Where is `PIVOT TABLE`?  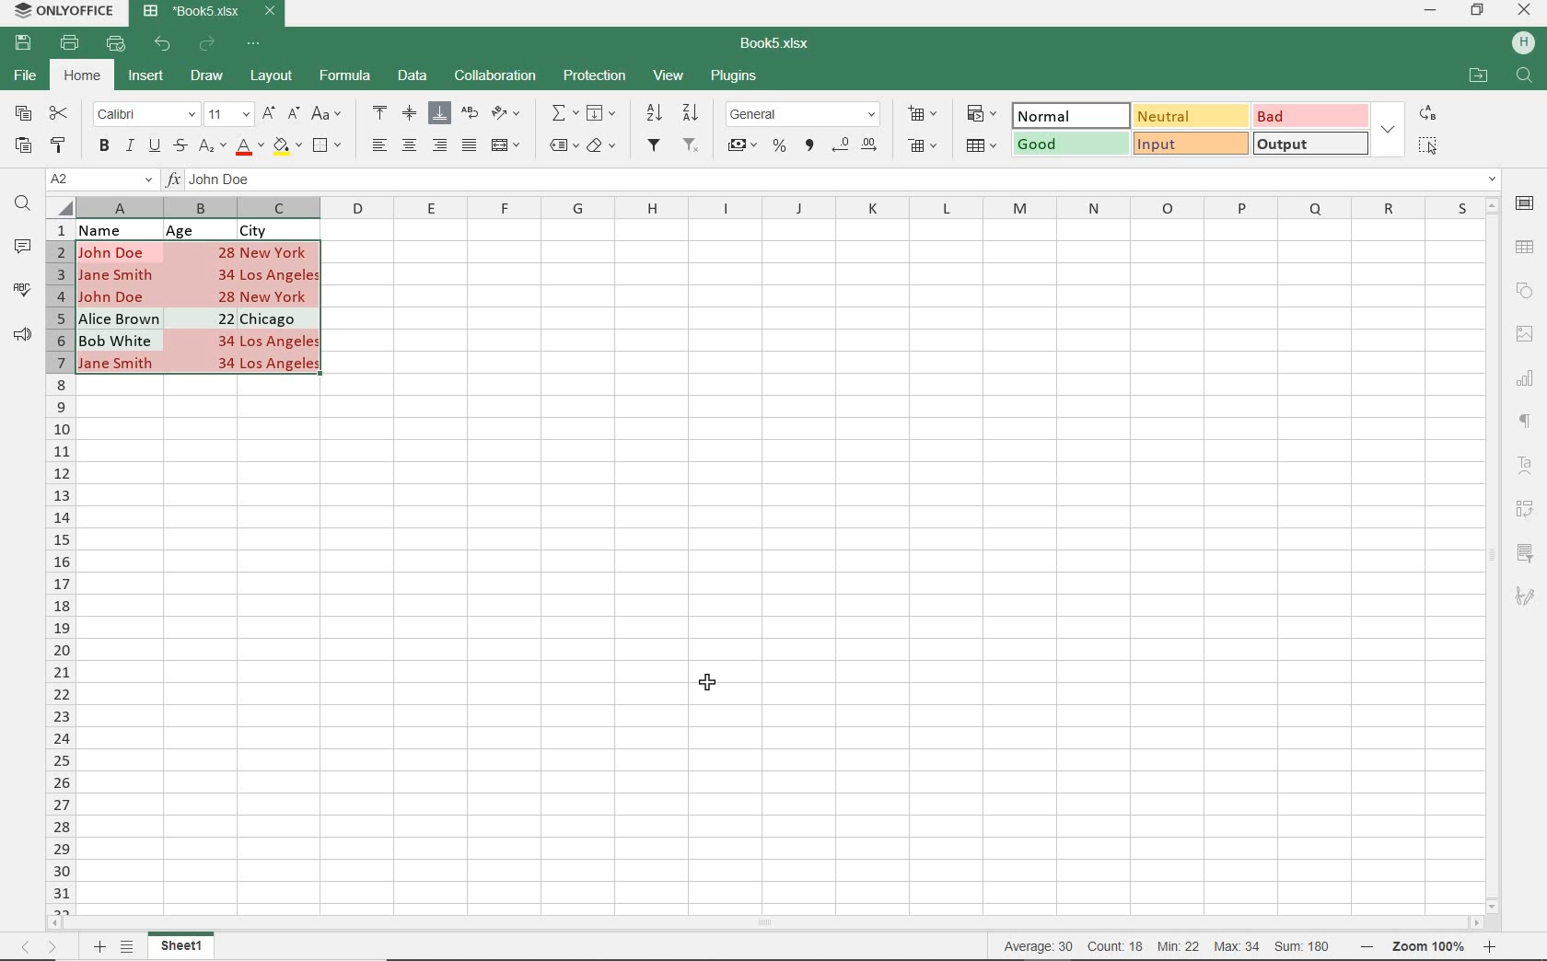 PIVOT TABLE is located at coordinates (1527, 509).